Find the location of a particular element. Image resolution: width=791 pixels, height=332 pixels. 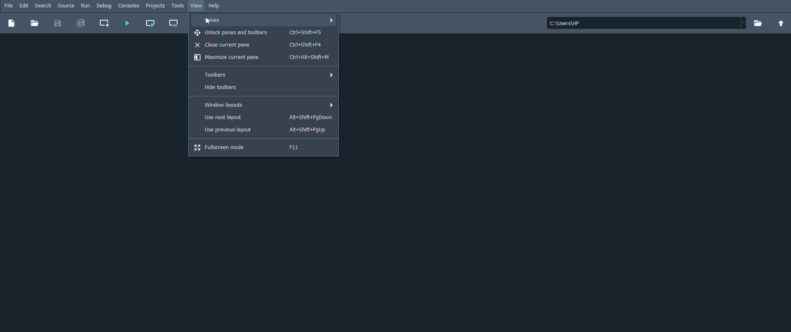

Open file is located at coordinates (35, 24).